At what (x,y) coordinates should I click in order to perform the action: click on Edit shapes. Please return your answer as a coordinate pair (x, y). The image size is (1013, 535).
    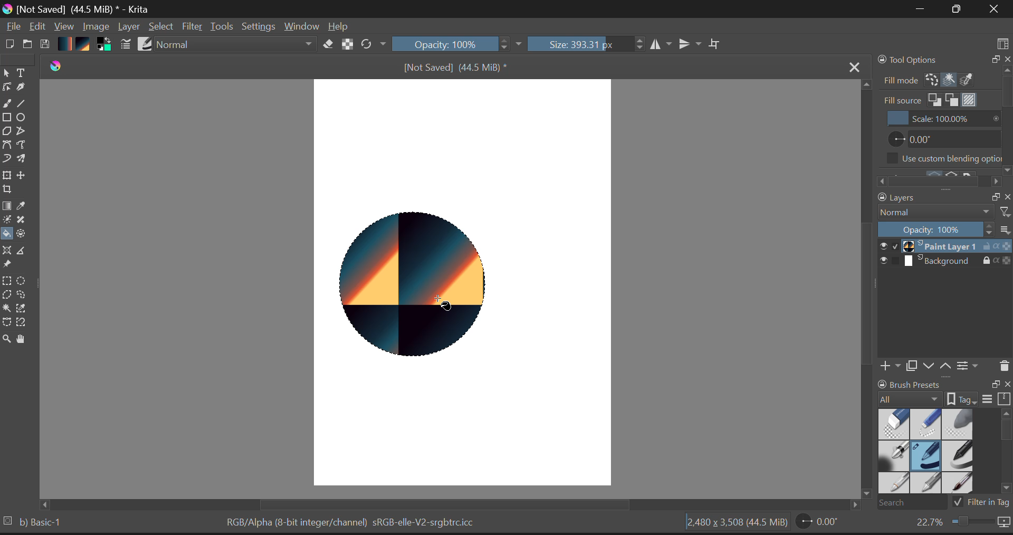
    Looking at the image, I should click on (6, 88).